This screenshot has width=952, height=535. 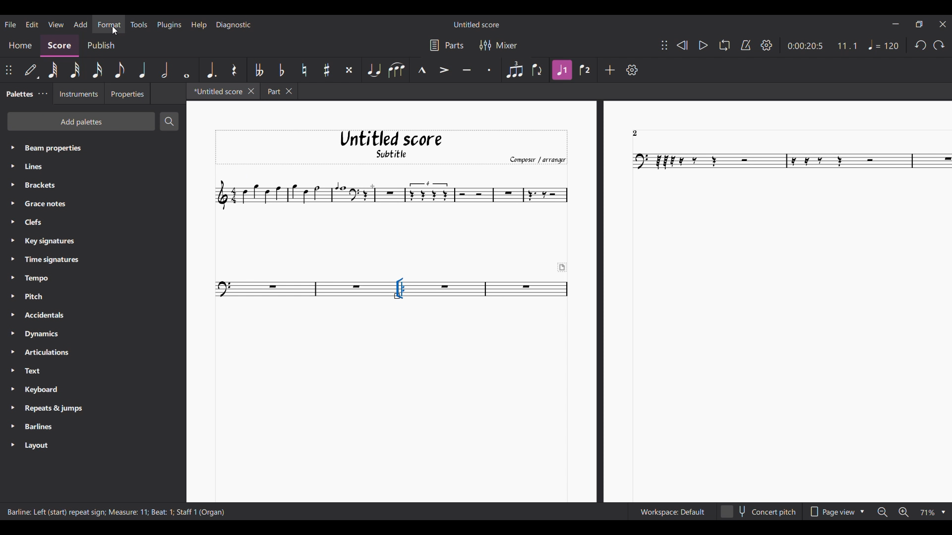 I want to click on Change position of toolbar, so click(x=664, y=45).